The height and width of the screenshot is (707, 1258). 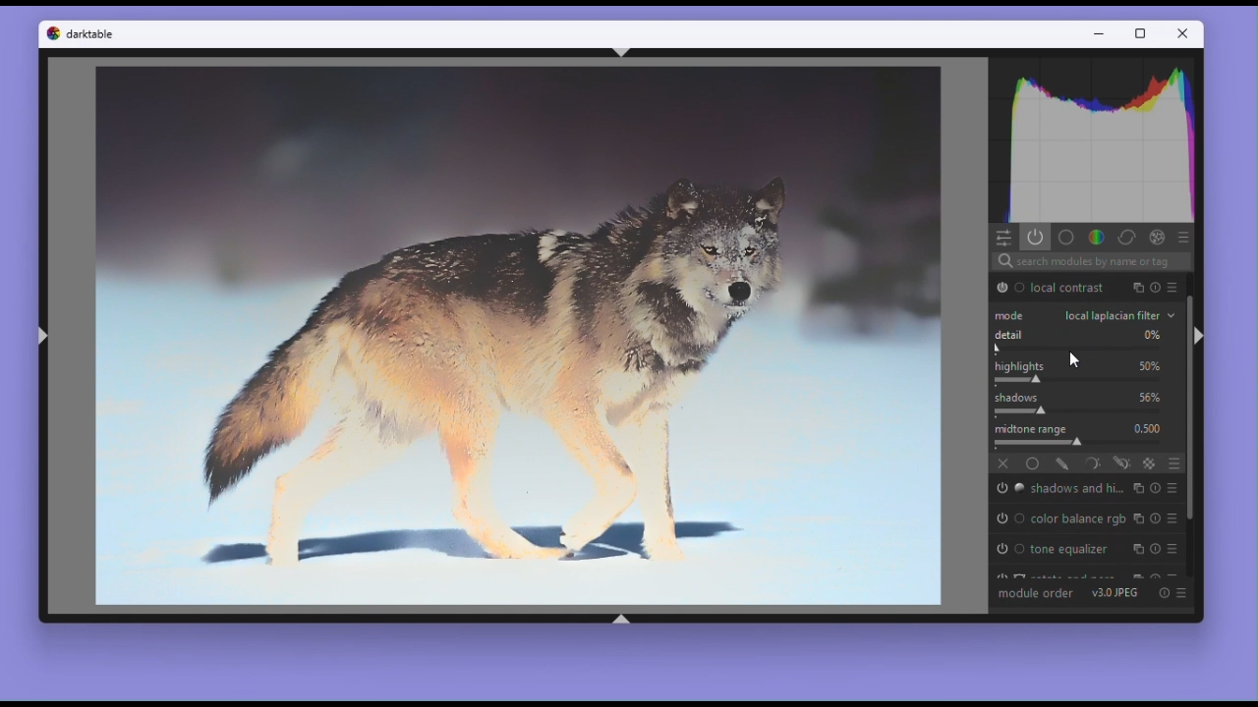 What do you see at coordinates (1088, 396) in the screenshot?
I see `Shadows 56%` at bounding box center [1088, 396].